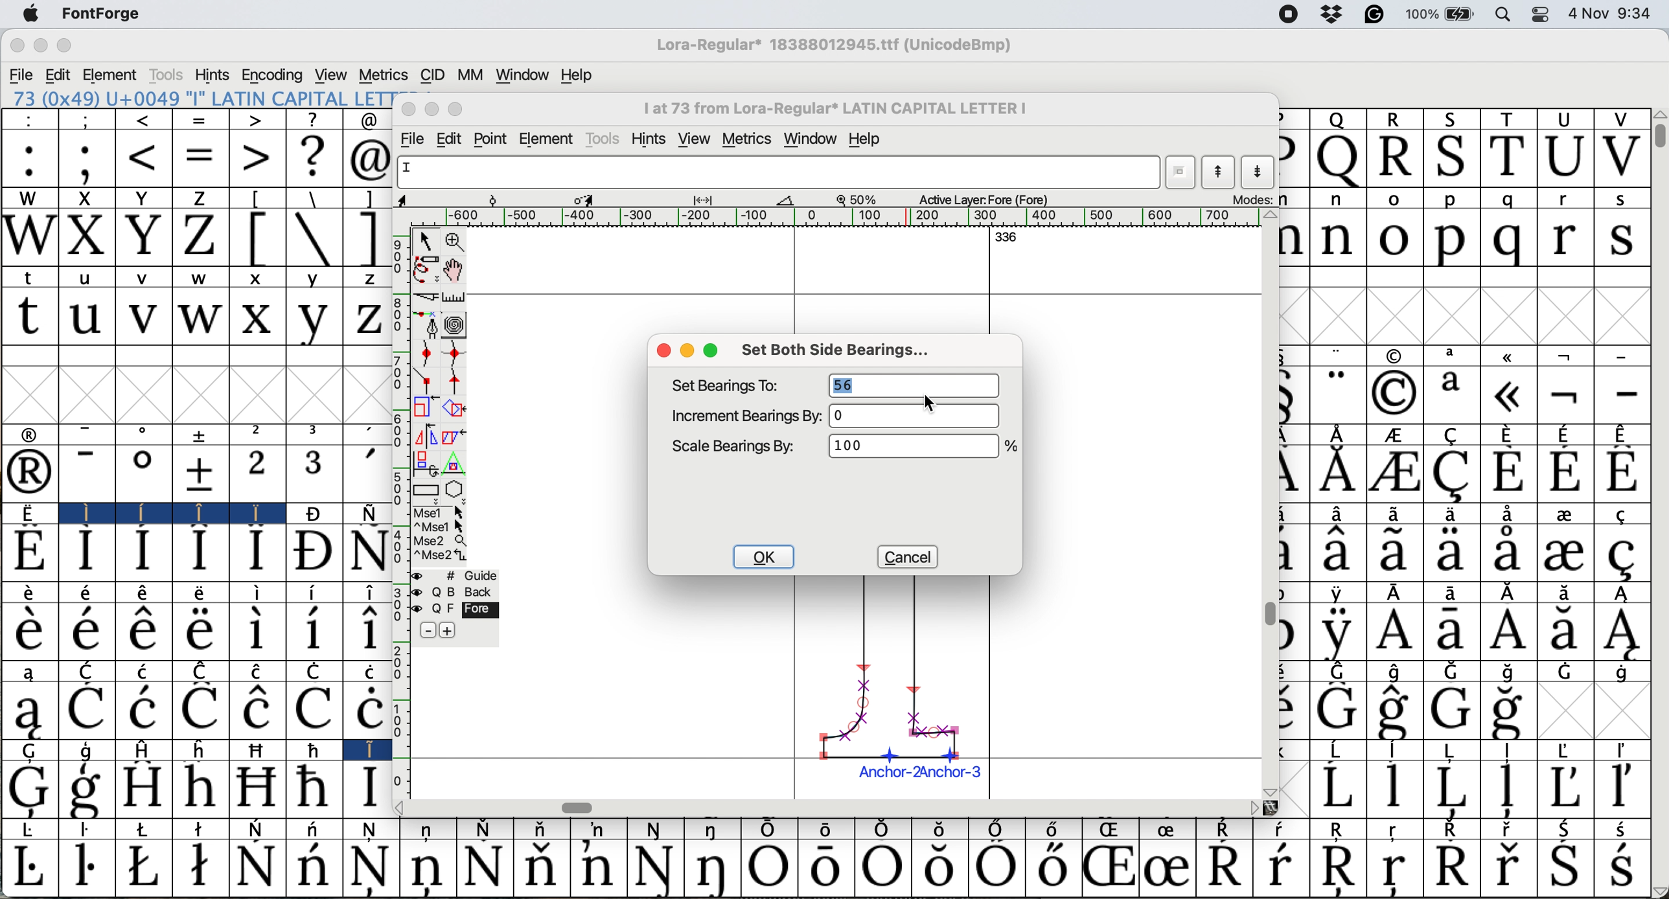 The height and width of the screenshot is (899, 1669). I want to click on stars and polygons, so click(456, 490).